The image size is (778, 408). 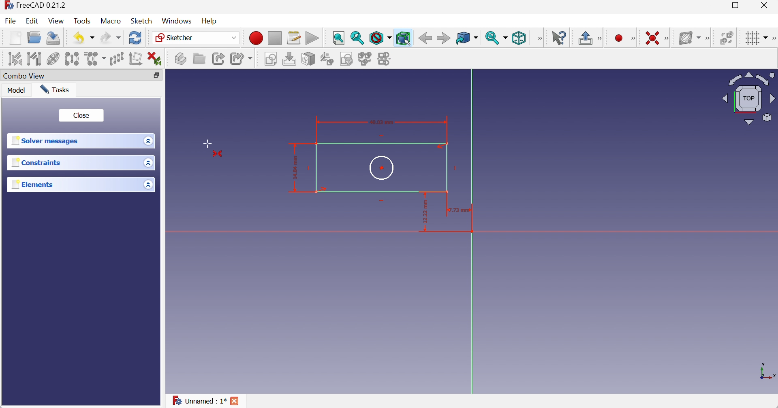 I want to click on Unnamed : 1*, so click(x=199, y=399).